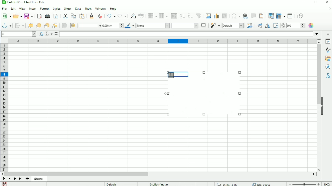 The image size is (332, 186). What do you see at coordinates (152, 16) in the screenshot?
I see `Row` at bounding box center [152, 16].